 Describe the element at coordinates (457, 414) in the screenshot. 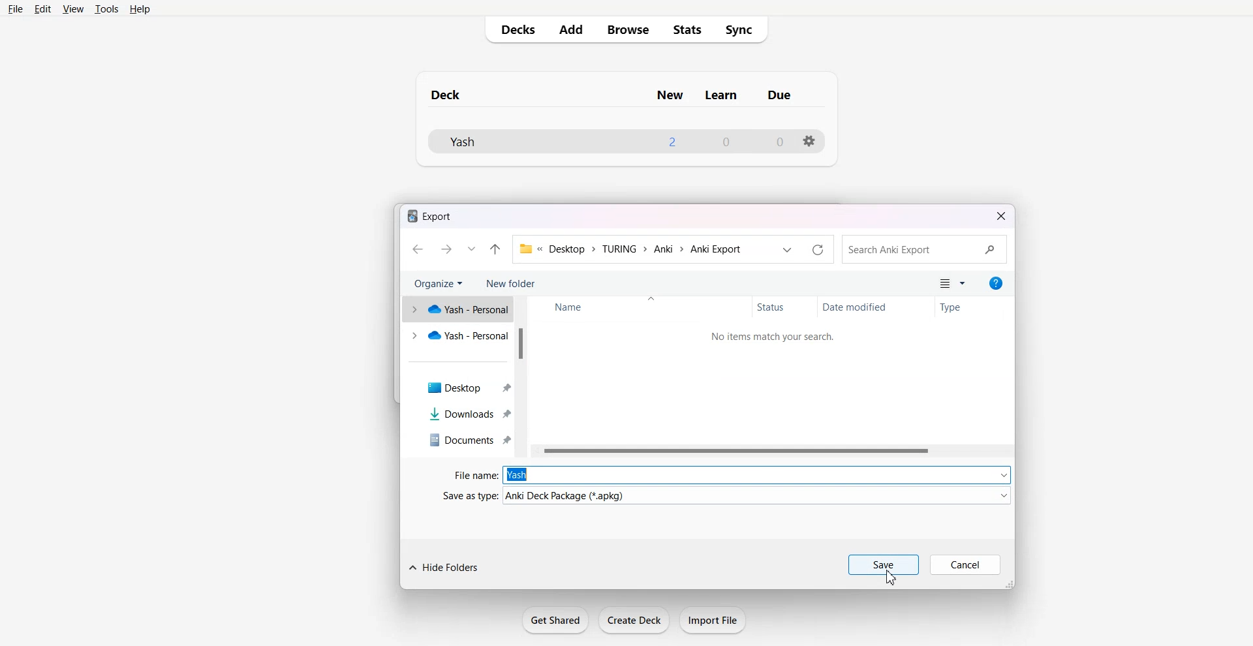

I see `Downloads` at that location.